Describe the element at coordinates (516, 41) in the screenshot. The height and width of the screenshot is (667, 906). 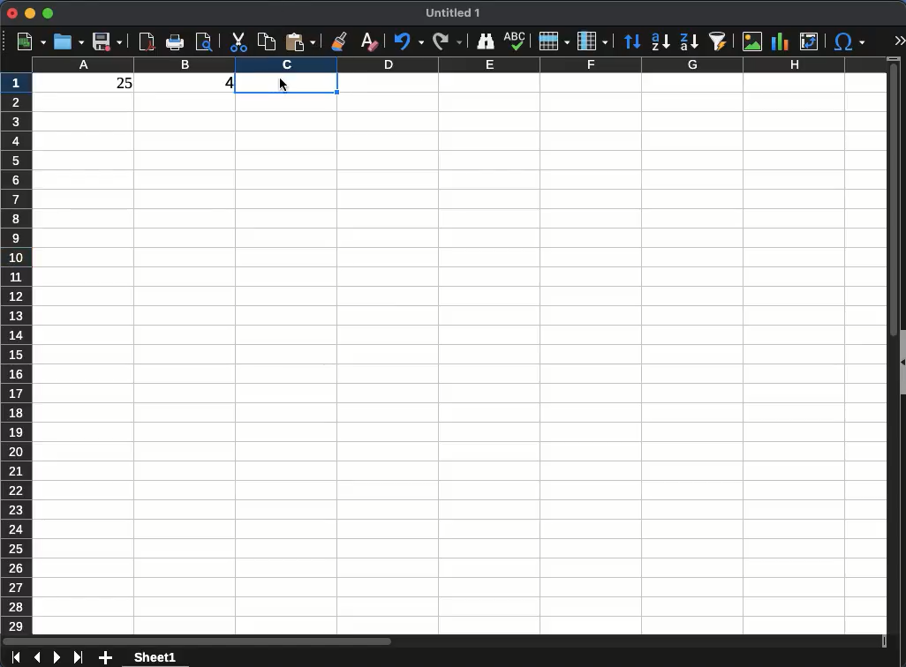
I see `spell check` at that location.